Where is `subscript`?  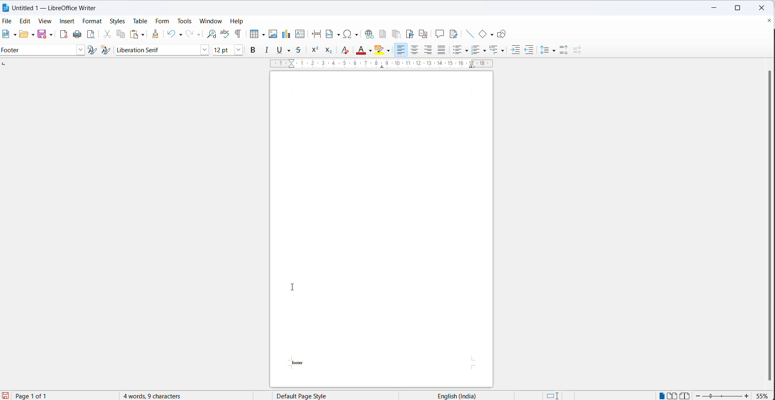 subscript is located at coordinates (329, 50).